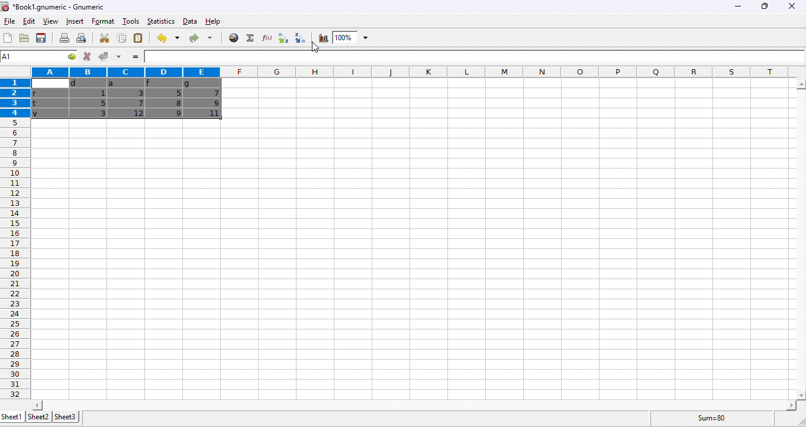 This screenshot has width=806, height=427. Describe the element at coordinates (161, 21) in the screenshot. I see `statistics` at that location.